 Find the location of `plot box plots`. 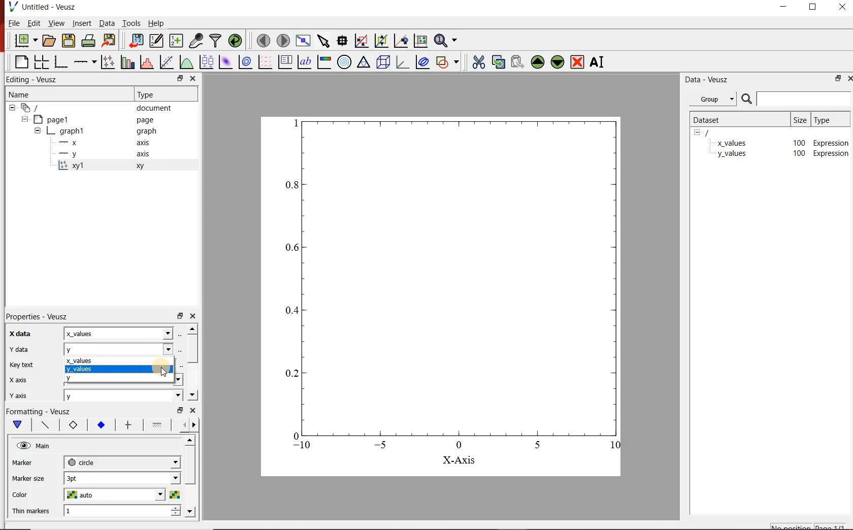

plot box plots is located at coordinates (205, 61).